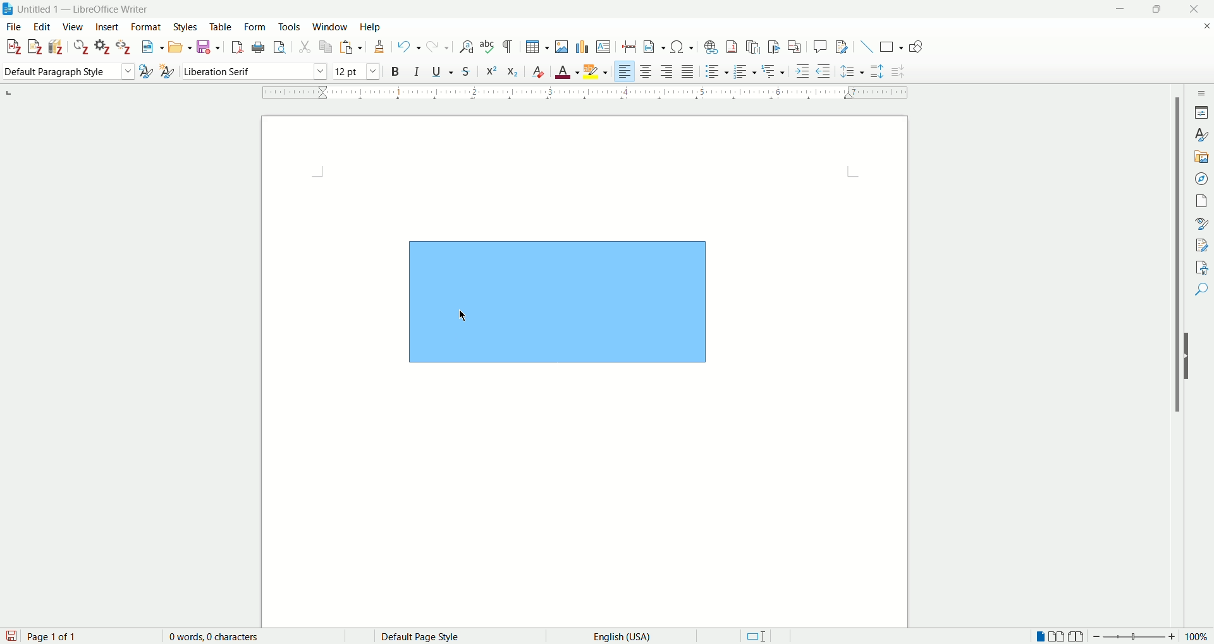 The width and height of the screenshot is (1214, 644). Describe the element at coordinates (556, 301) in the screenshot. I see `Shape` at that location.